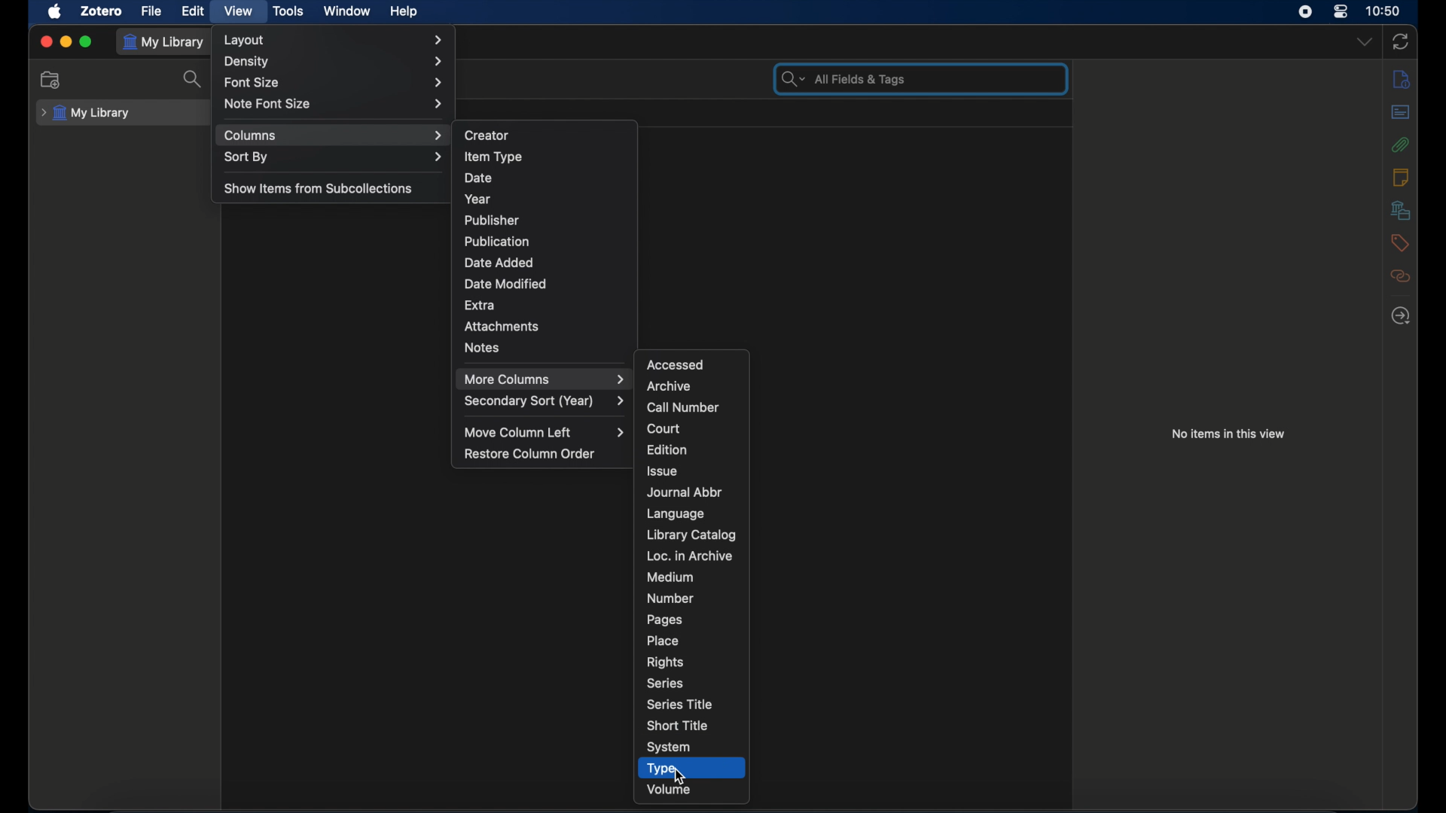 The width and height of the screenshot is (1446, 813). Describe the element at coordinates (480, 199) in the screenshot. I see `year` at that location.